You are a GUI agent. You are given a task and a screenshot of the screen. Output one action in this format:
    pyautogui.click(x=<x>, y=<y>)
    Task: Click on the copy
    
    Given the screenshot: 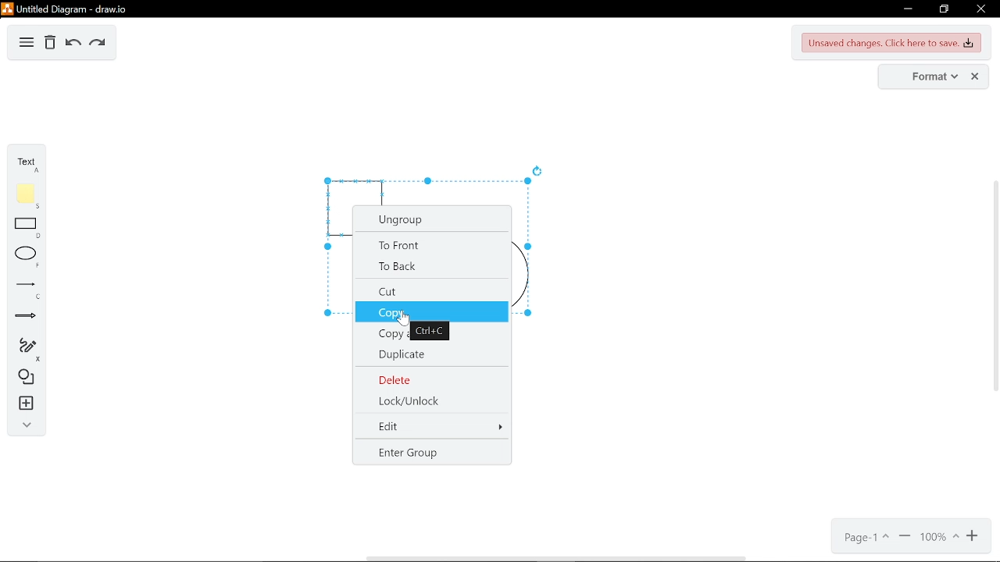 What is the action you would take?
    pyautogui.click(x=436, y=314)
    